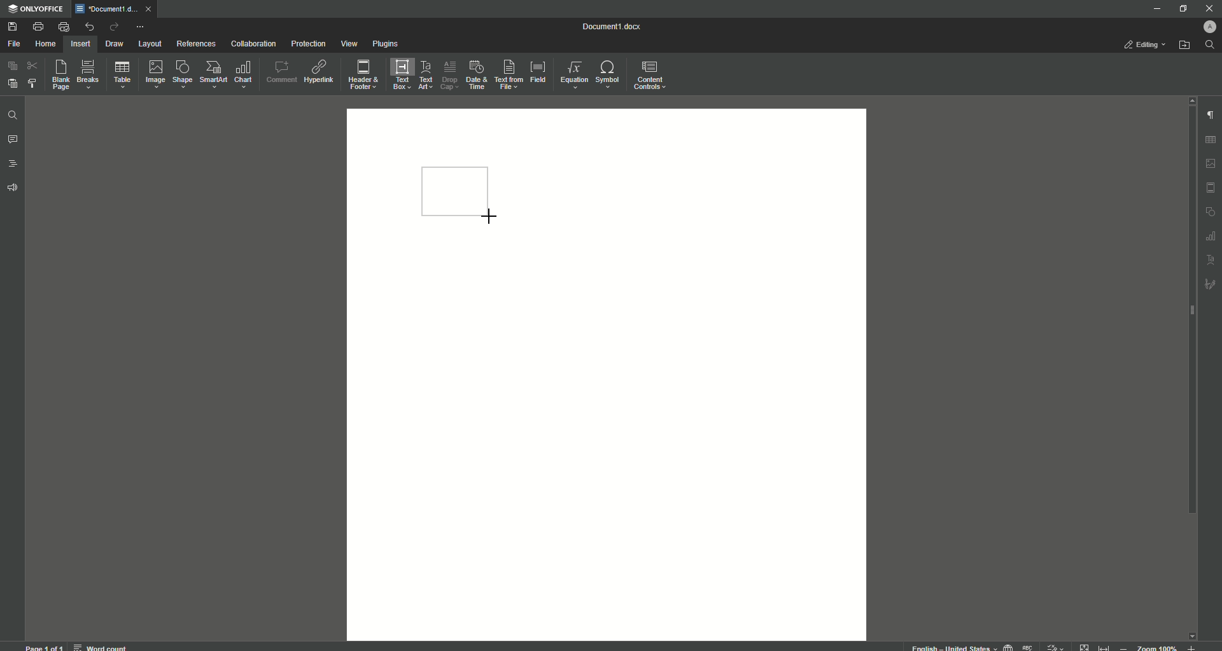 The image size is (1222, 651). What do you see at coordinates (1181, 9) in the screenshot?
I see `Restore` at bounding box center [1181, 9].